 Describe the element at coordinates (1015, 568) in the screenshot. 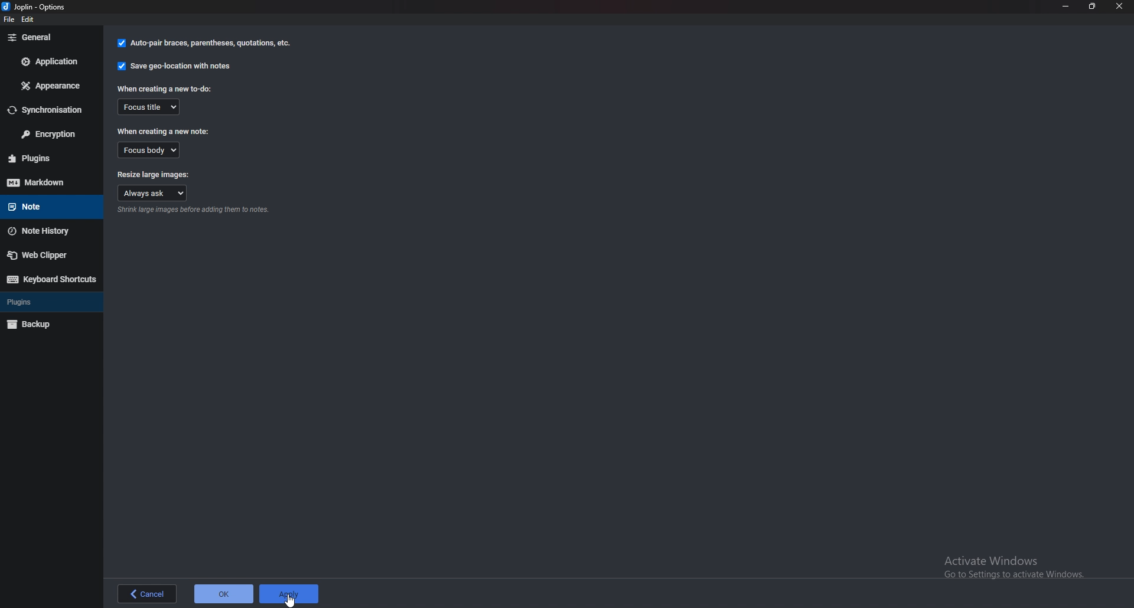

I see `Activate windows pop up` at that location.